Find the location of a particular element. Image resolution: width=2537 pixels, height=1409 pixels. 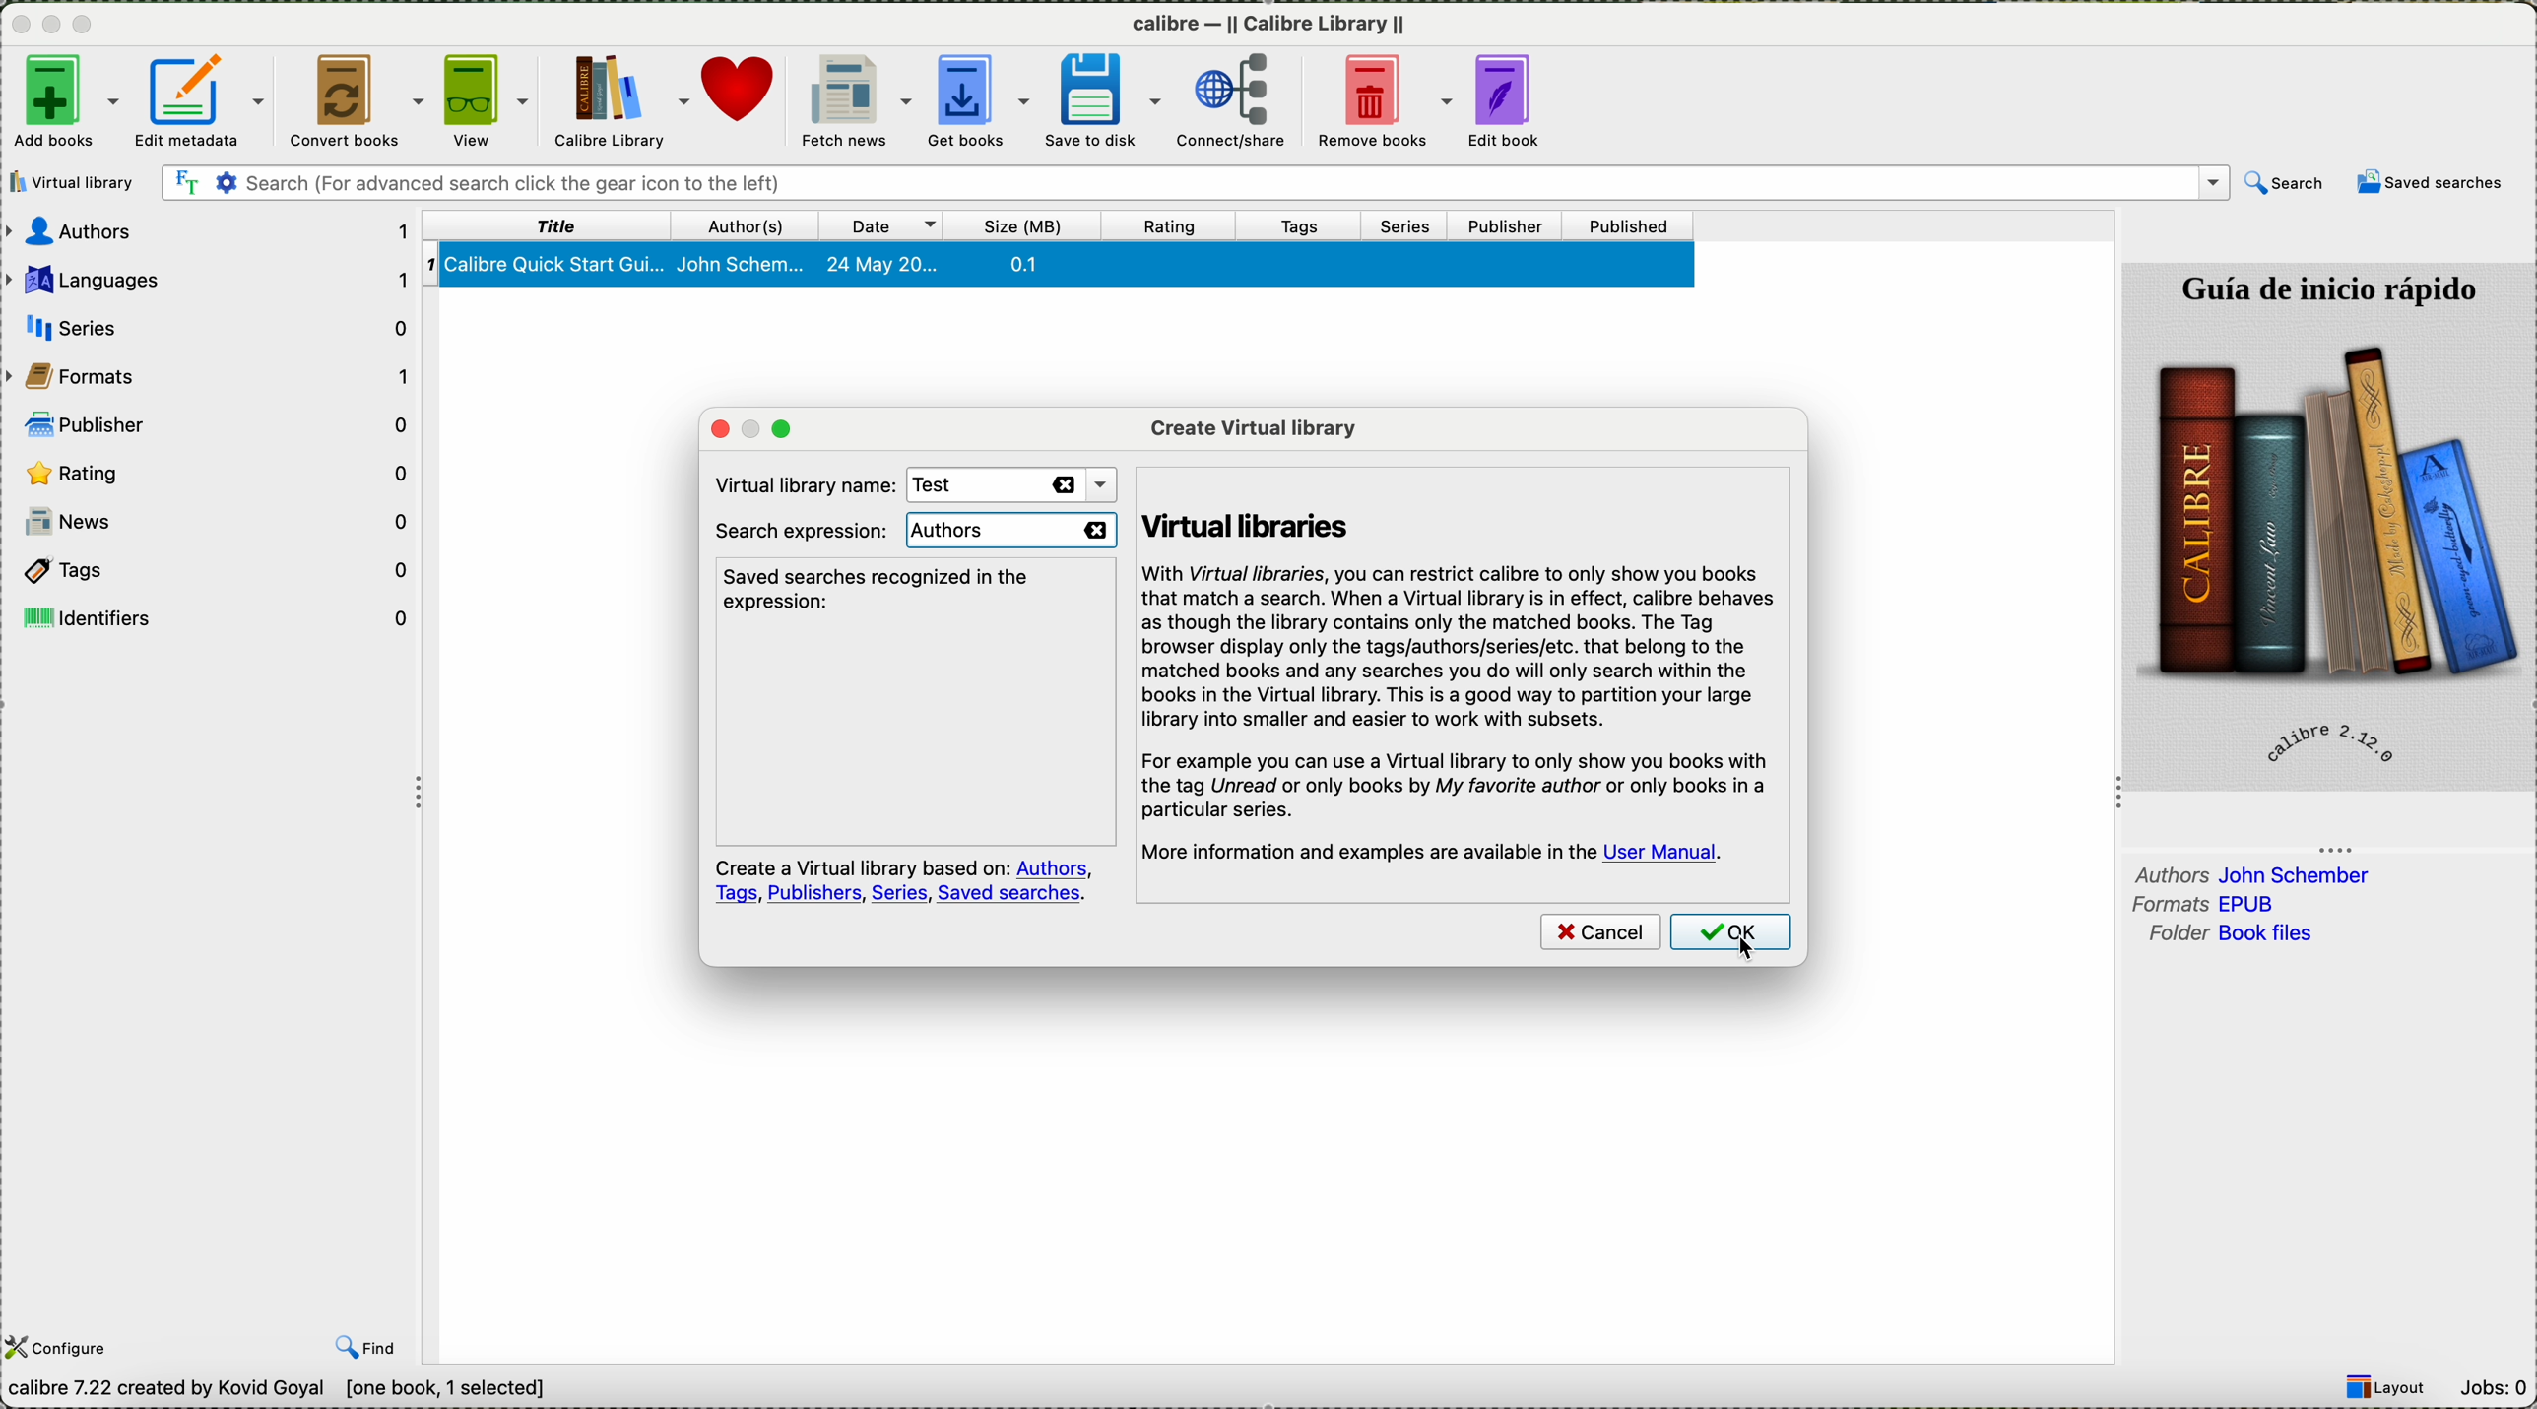

folder is located at coordinates (2226, 937).